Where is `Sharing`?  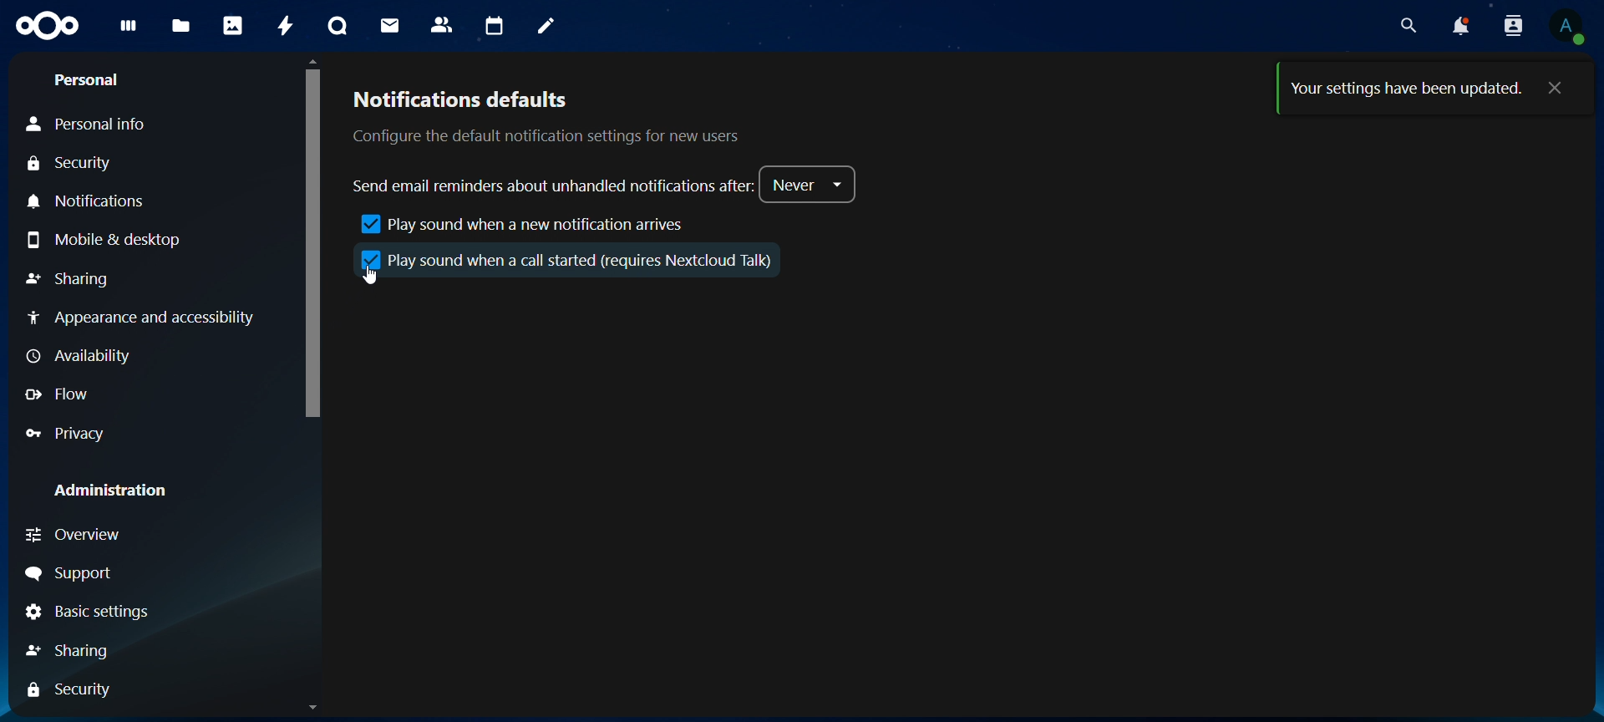 Sharing is located at coordinates (69, 278).